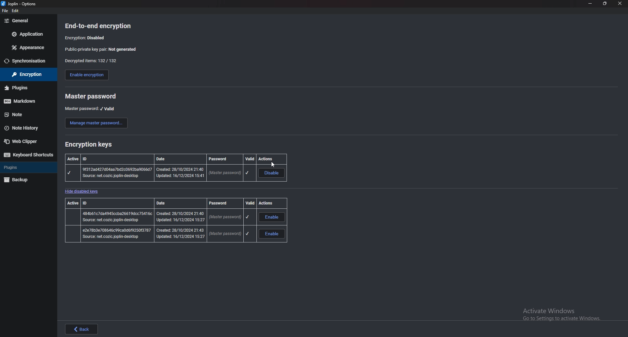 The width and height of the screenshot is (628, 337). Describe the element at coordinates (224, 203) in the screenshot. I see `password` at that location.